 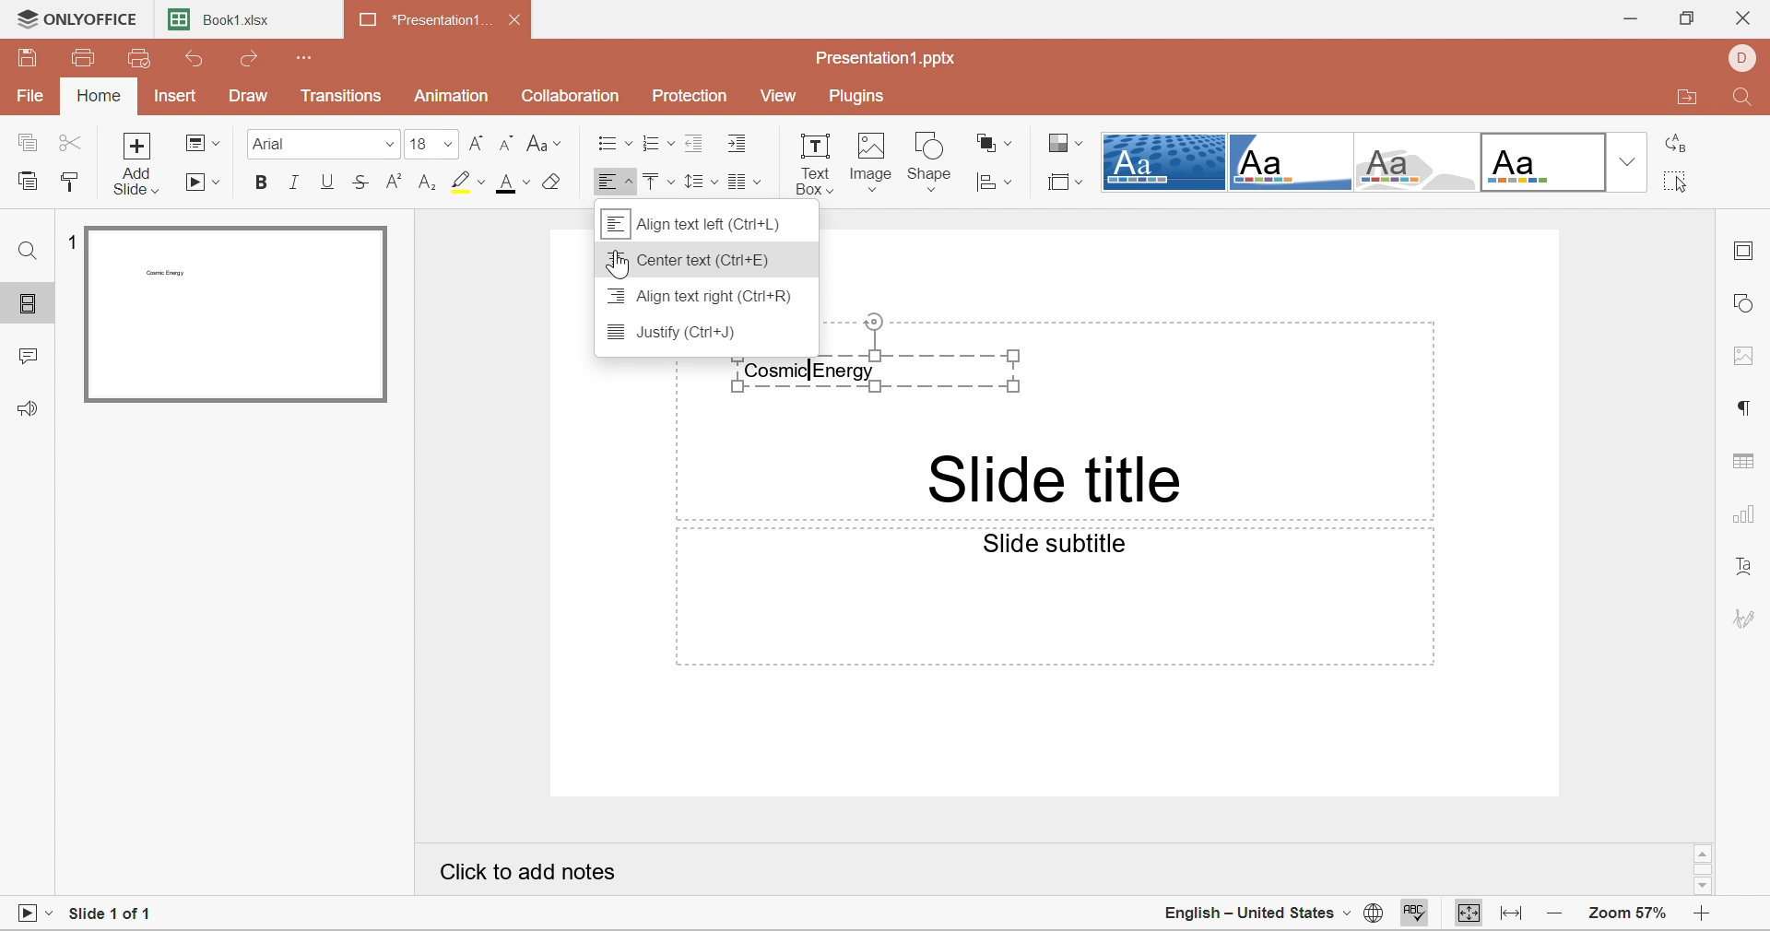 What do you see at coordinates (783, 98) in the screenshot?
I see `View` at bounding box center [783, 98].